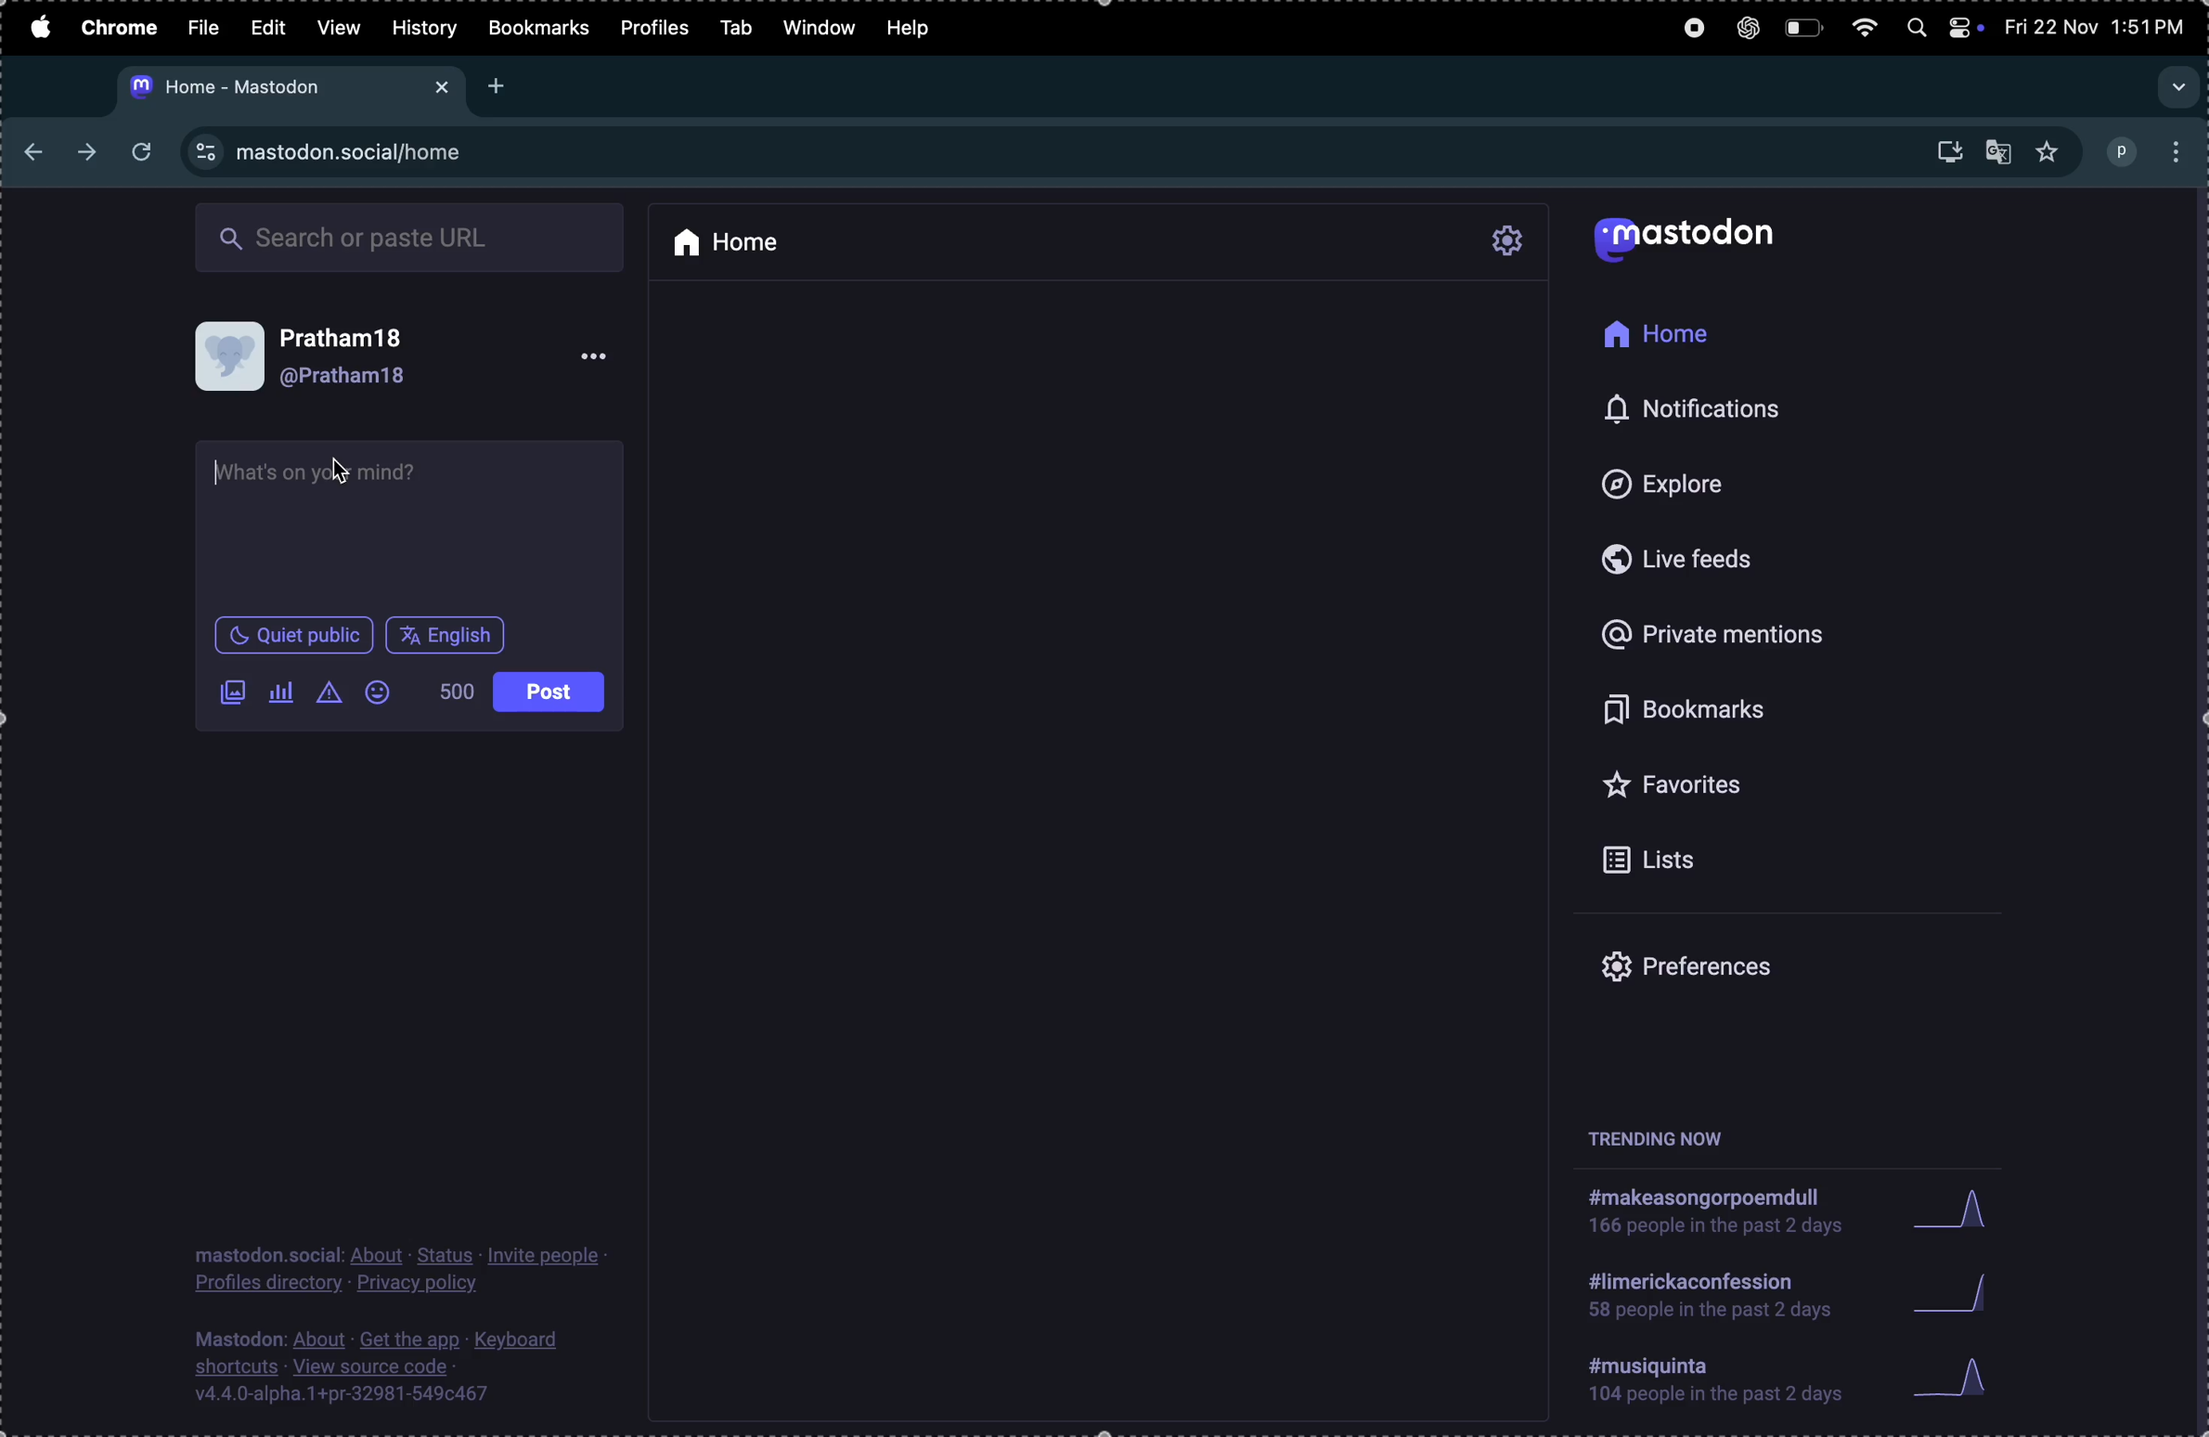 This screenshot has height=1437, width=2209. Describe the element at coordinates (652, 28) in the screenshot. I see `profiles` at that location.